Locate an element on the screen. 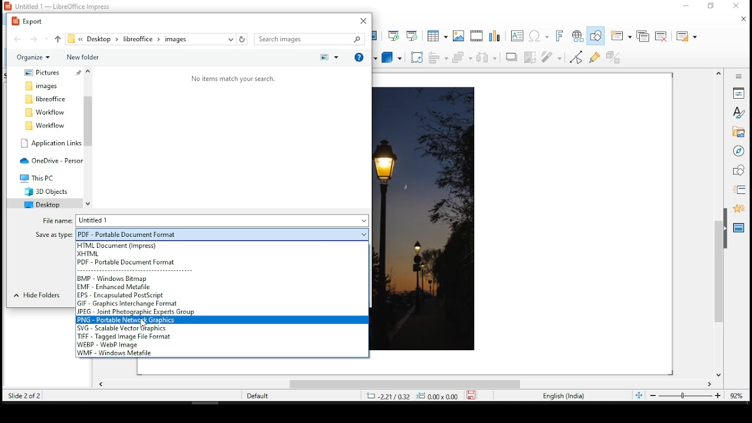 The width and height of the screenshot is (752, 423). folder is located at coordinates (47, 99).